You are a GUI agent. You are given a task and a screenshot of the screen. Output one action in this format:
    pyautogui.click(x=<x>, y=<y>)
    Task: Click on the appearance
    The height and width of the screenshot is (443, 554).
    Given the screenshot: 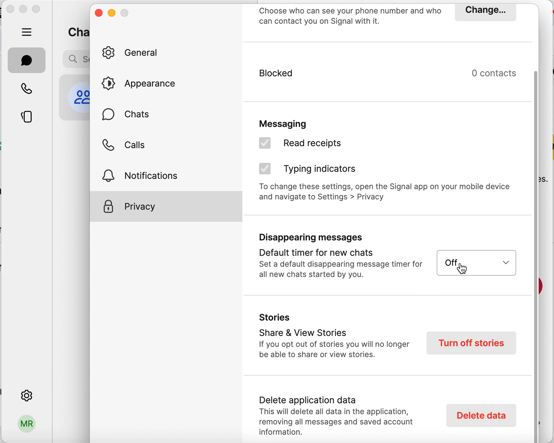 What is the action you would take?
    pyautogui.click(x=144, y=83)
    